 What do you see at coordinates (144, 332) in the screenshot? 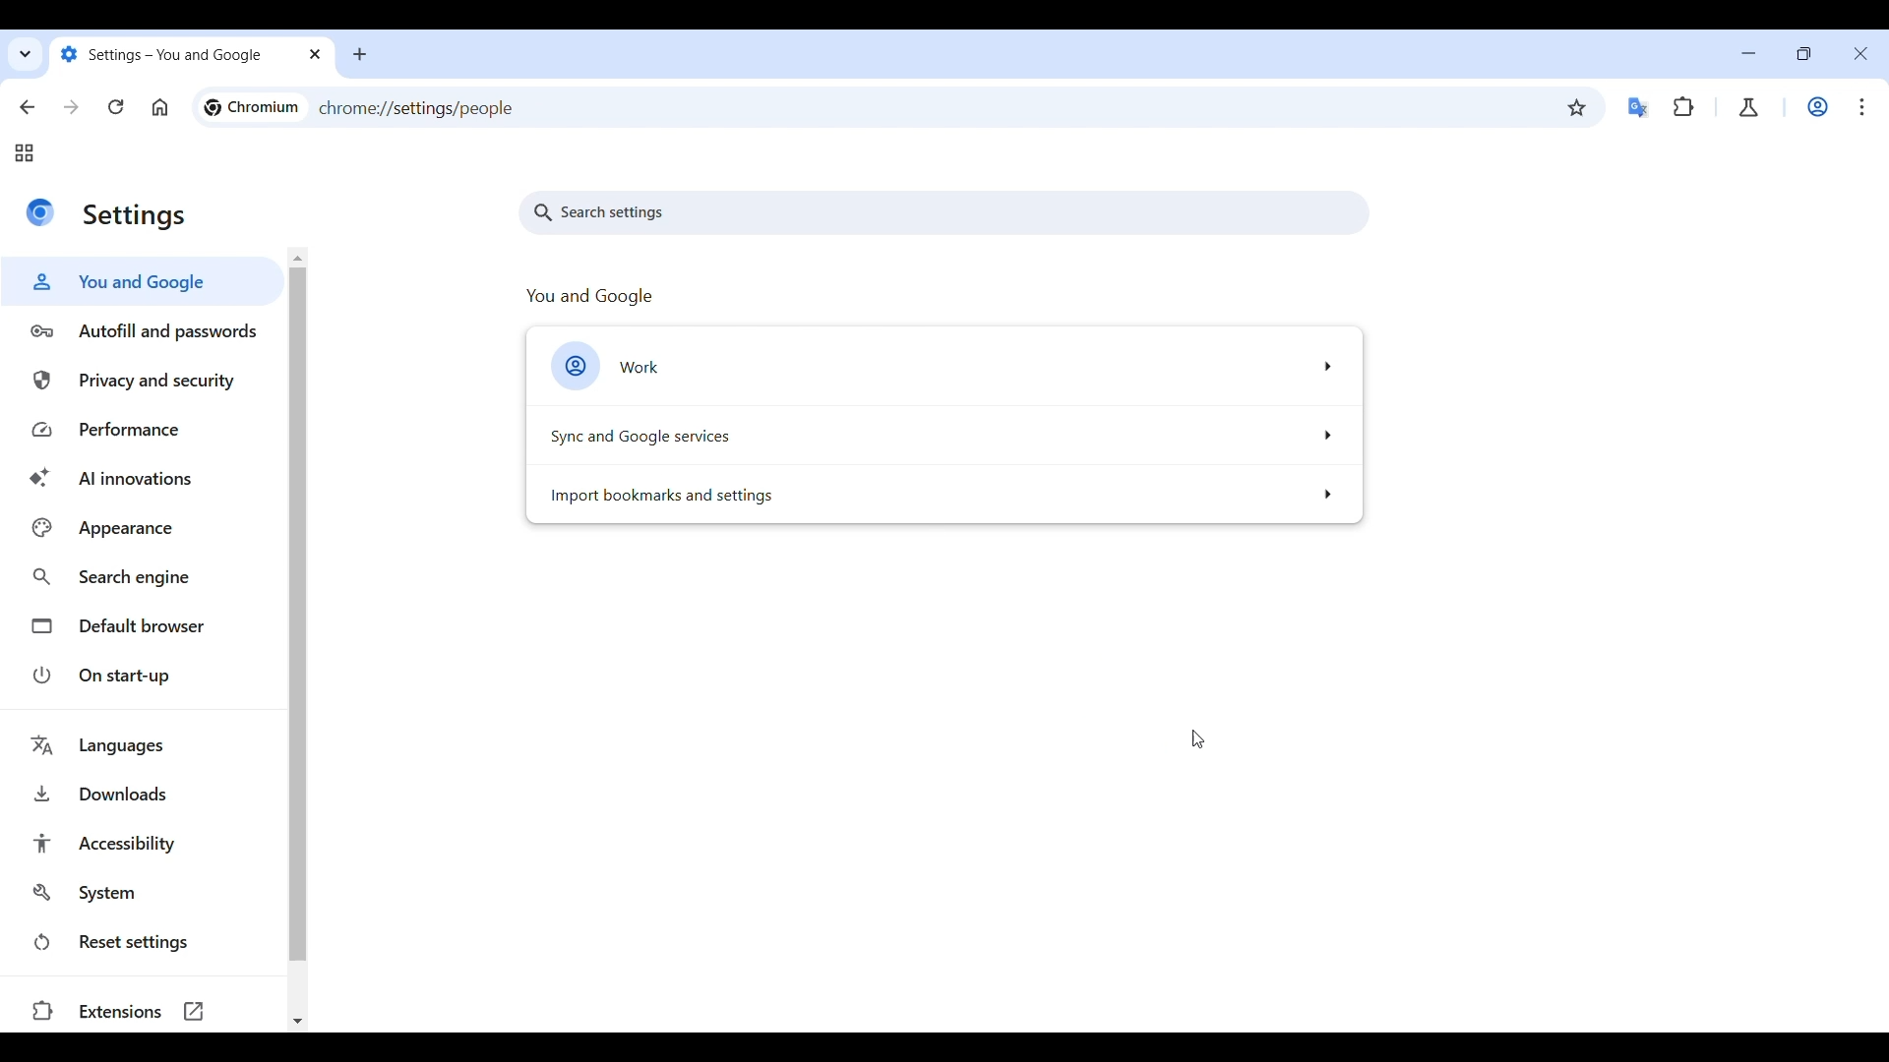
I see `Autofill and passwords` at bounding box center [144, 332].